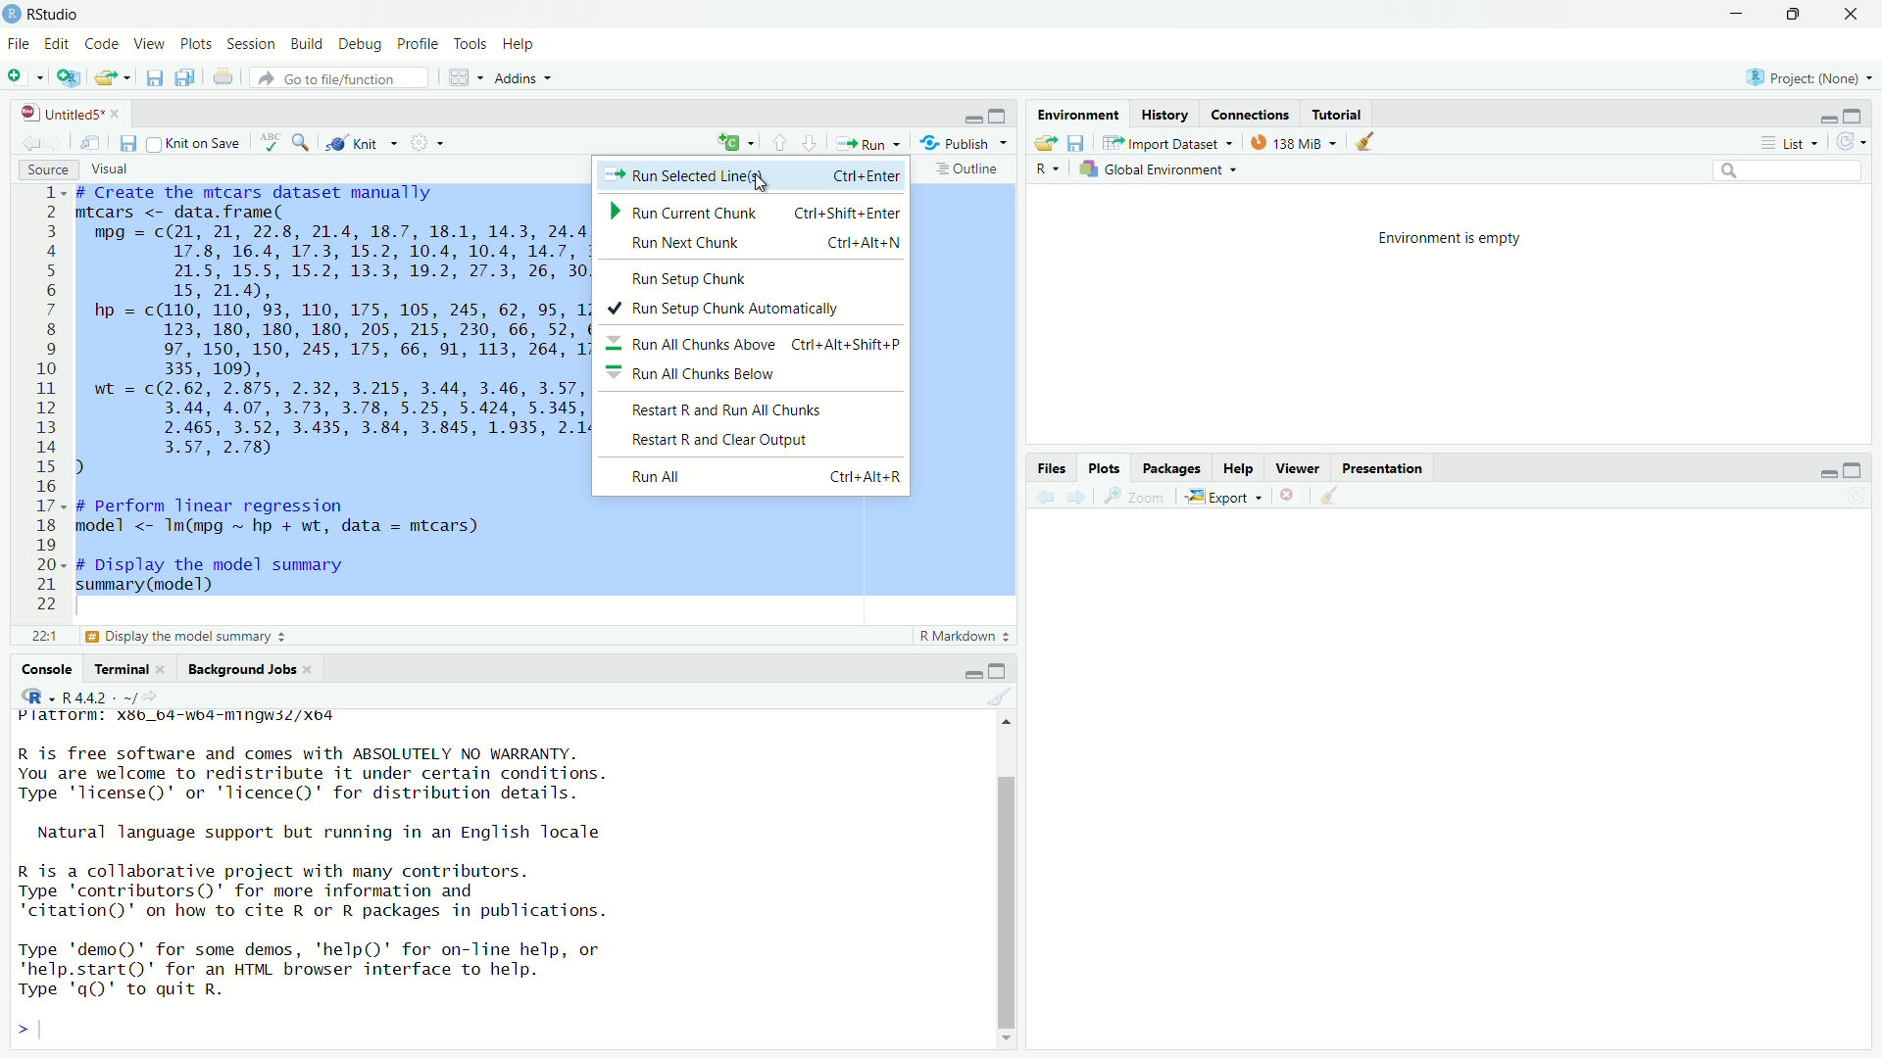 The image size is (1882, 1058). Describe the element at coordinates (1076, 143) in the screenshot. I see `save workspace as...` at that location.